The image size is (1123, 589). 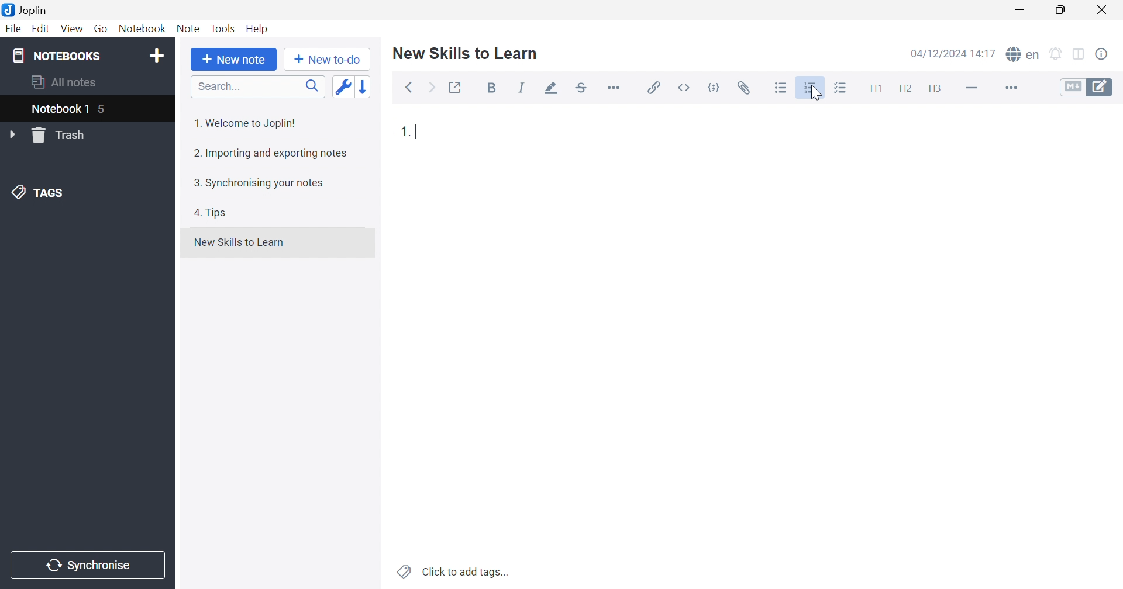 I want to click on 3. Synchronising your notes, so click(x=256, y=182).